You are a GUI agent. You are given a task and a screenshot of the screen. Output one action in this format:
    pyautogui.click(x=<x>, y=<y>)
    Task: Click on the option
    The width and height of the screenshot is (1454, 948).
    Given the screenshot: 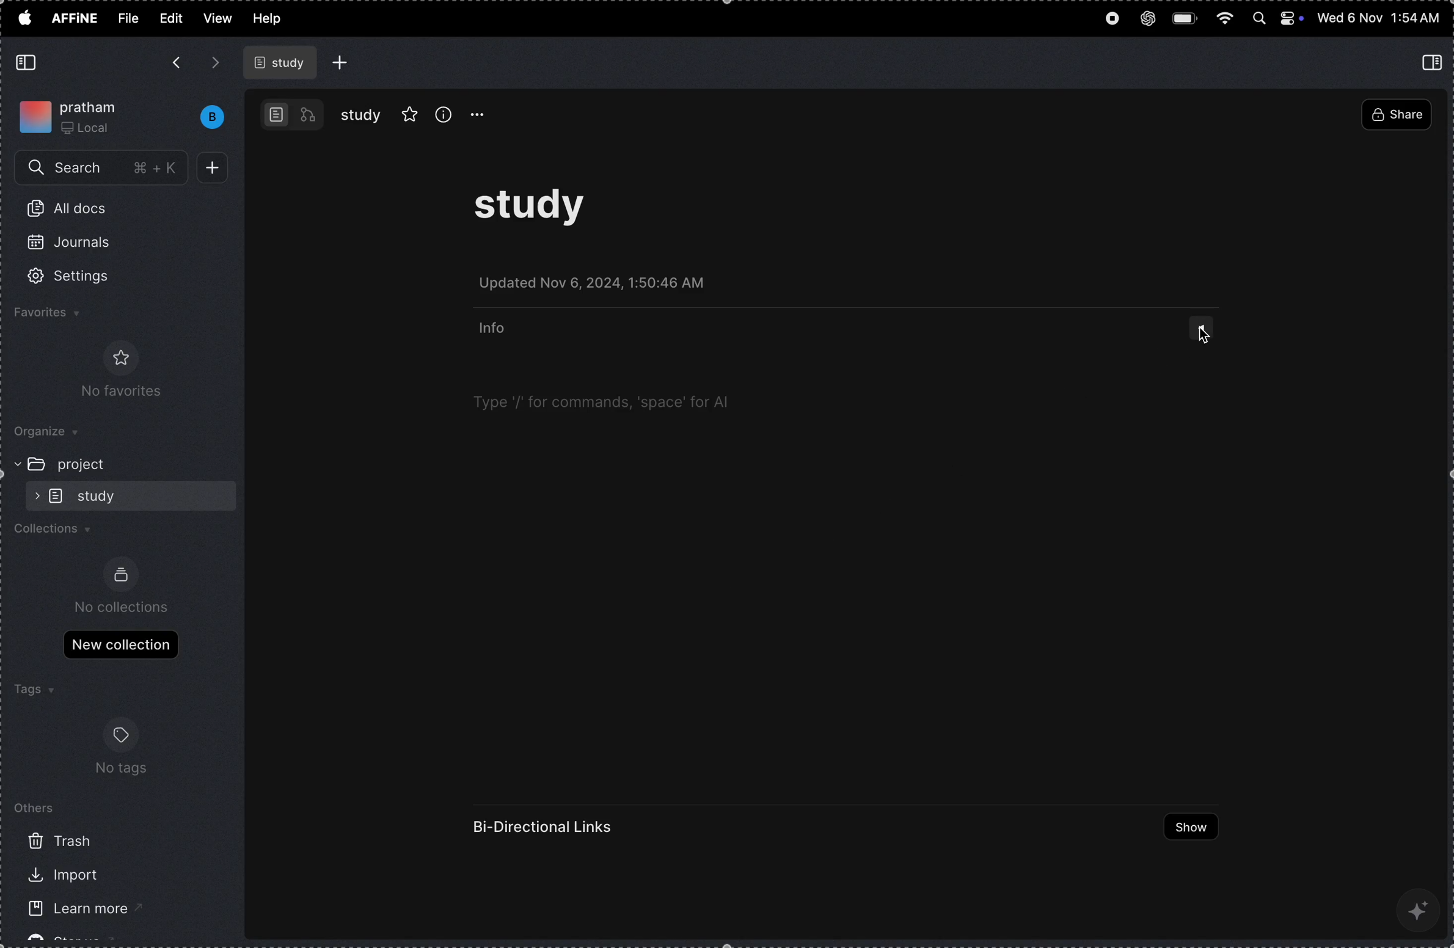 What is the action you would take?
    pyautogui.click(x=484, y=115)
    